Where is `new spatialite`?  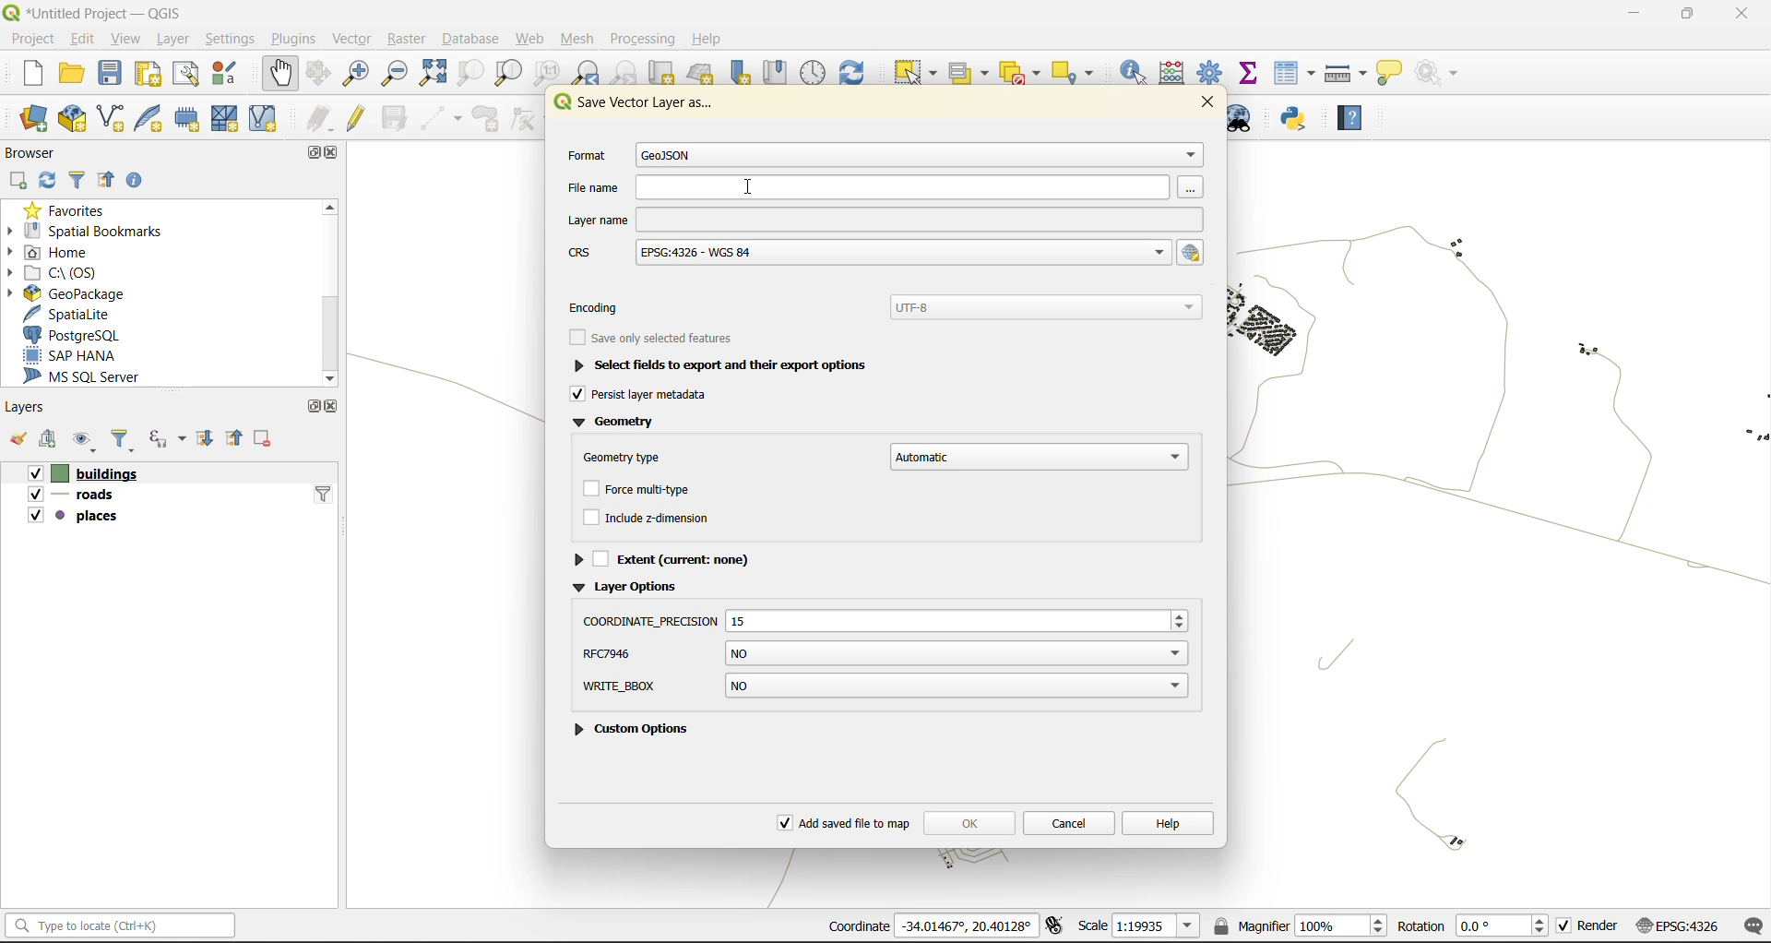
new spatialite is located at coordinates (153, 116).